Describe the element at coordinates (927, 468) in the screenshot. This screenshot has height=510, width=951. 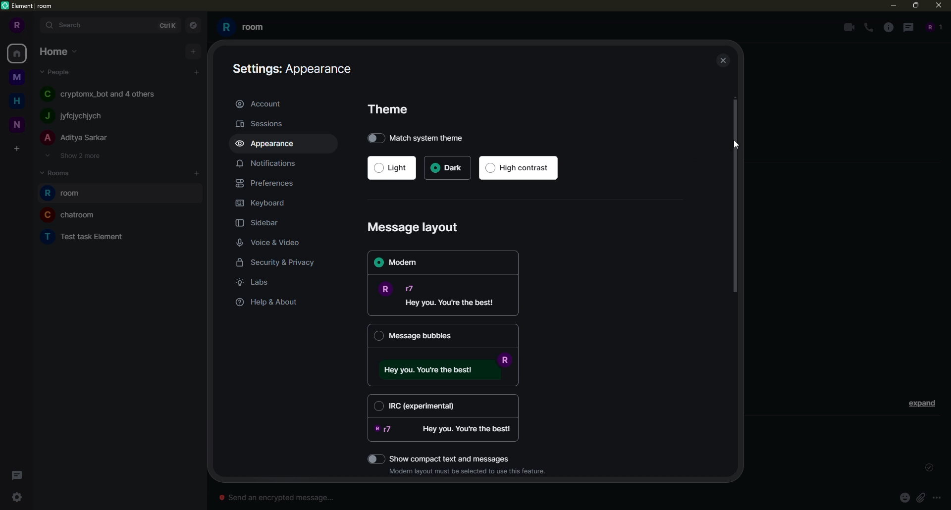
I see `sent` at that location.